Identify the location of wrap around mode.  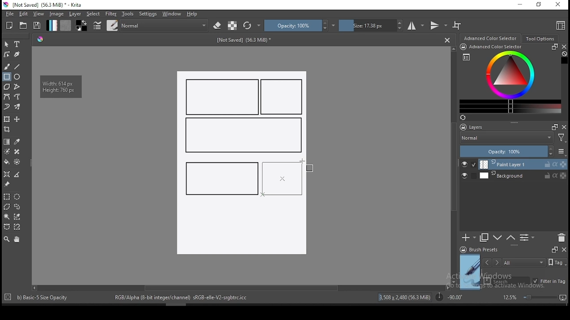
(457, 25).